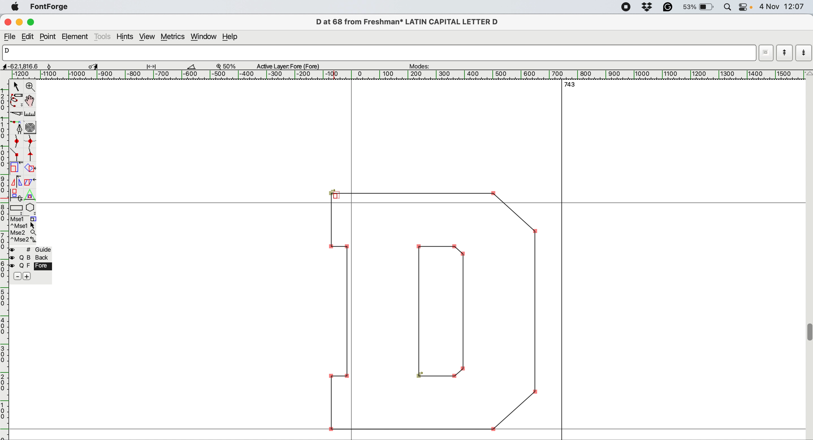 The height and width of the screenshot is (440, 813). What do you see at coordinates (745, 7) in the screenshot?
I see `control center` at bounding box center [745, 7].